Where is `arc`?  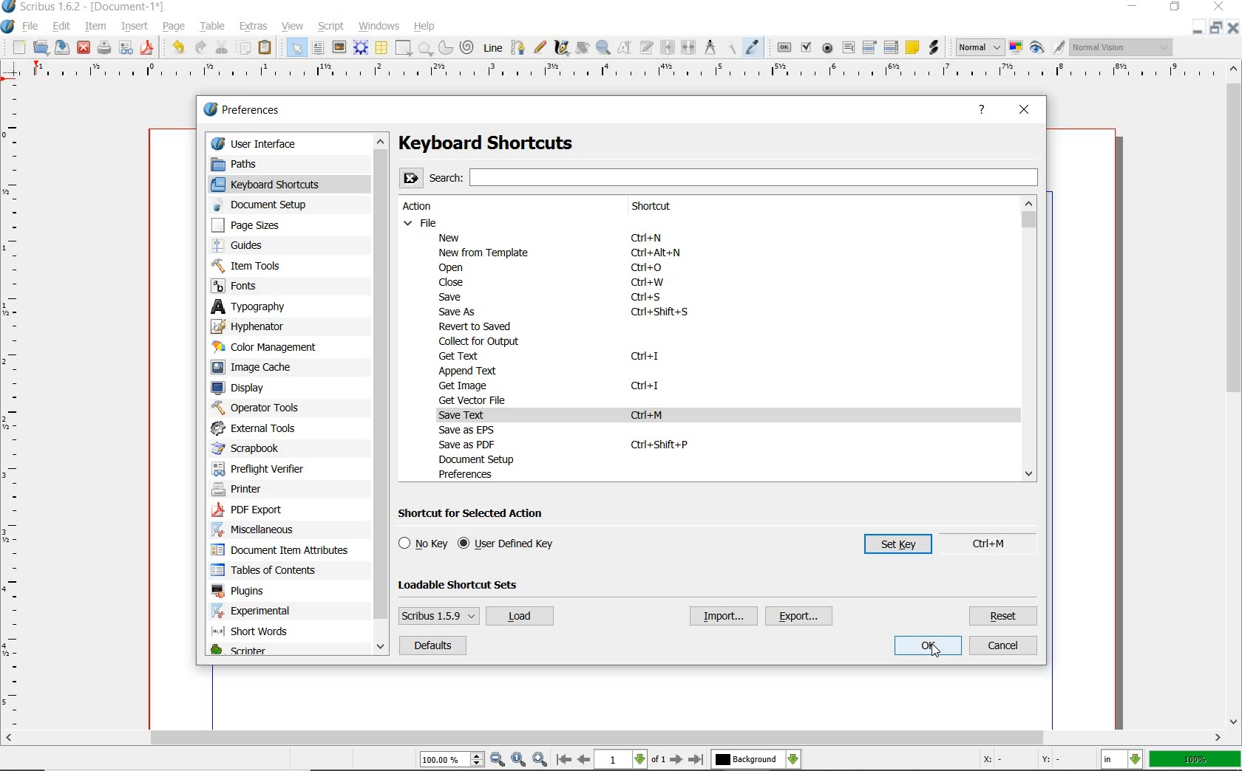 arc is located at coordinates (444, 49).